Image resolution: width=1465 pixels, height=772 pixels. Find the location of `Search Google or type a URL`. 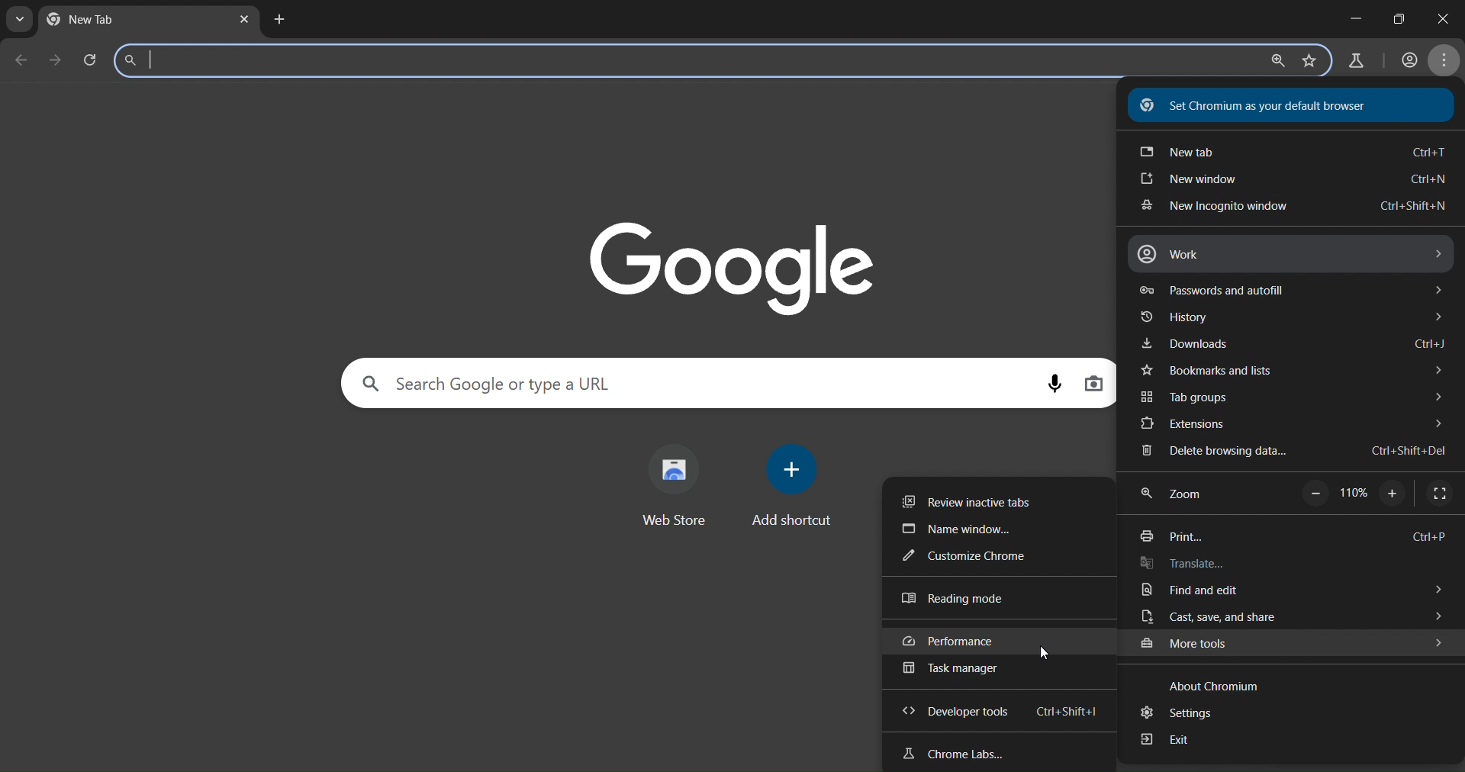

Search Google or type a URL is located at coordinates (496, 381).